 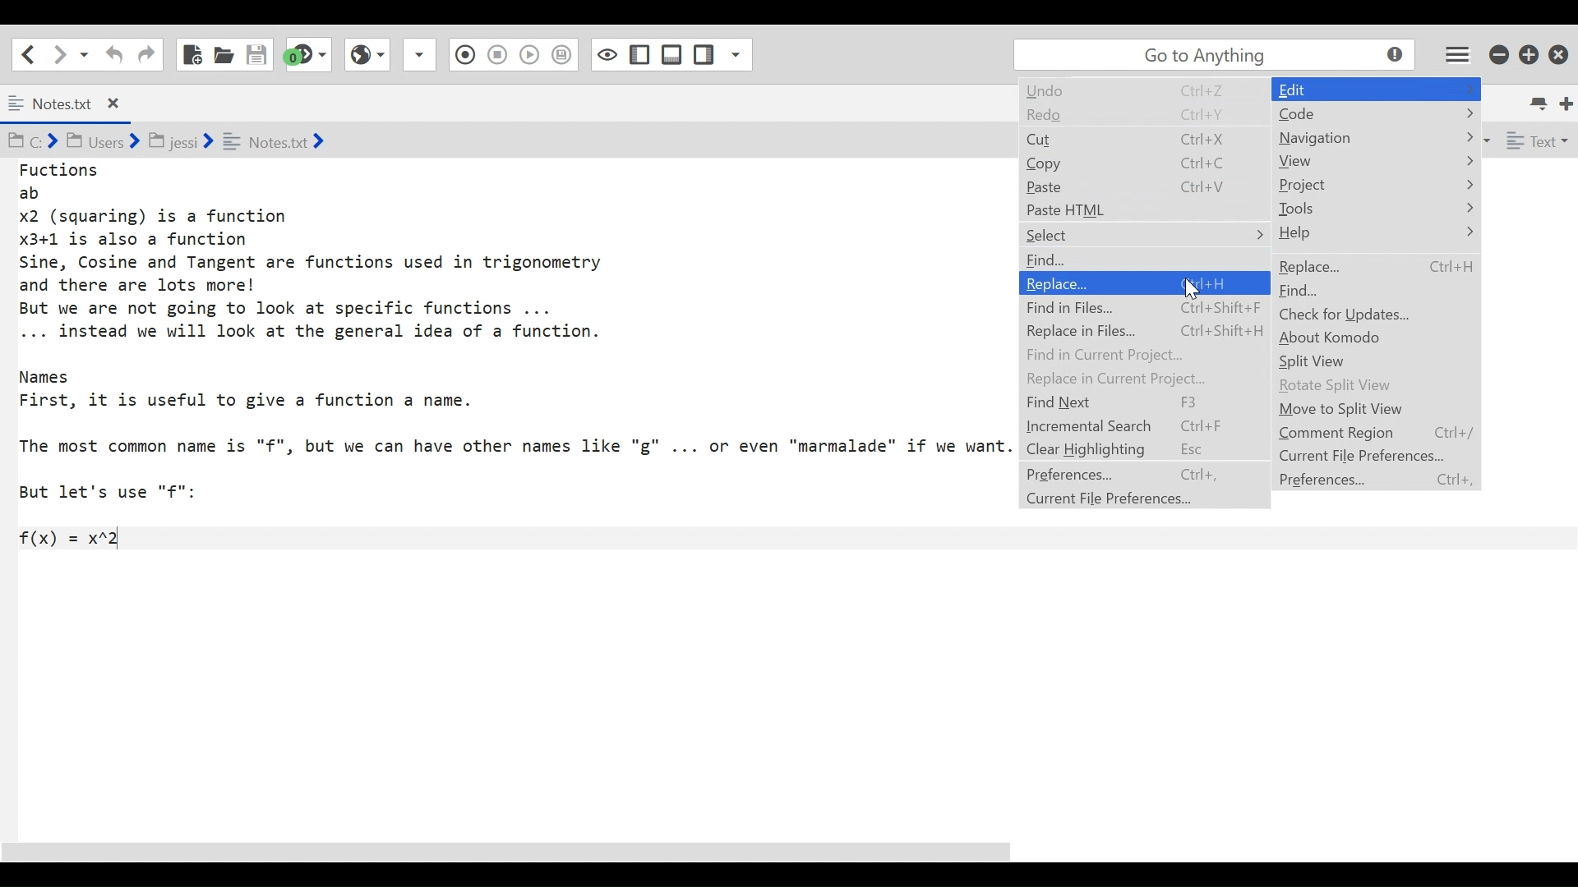 What do you see at coordinates (672, 54) in the screenshot?
I see `Show/Hide Left Pane` at bounding box center [672, 54].